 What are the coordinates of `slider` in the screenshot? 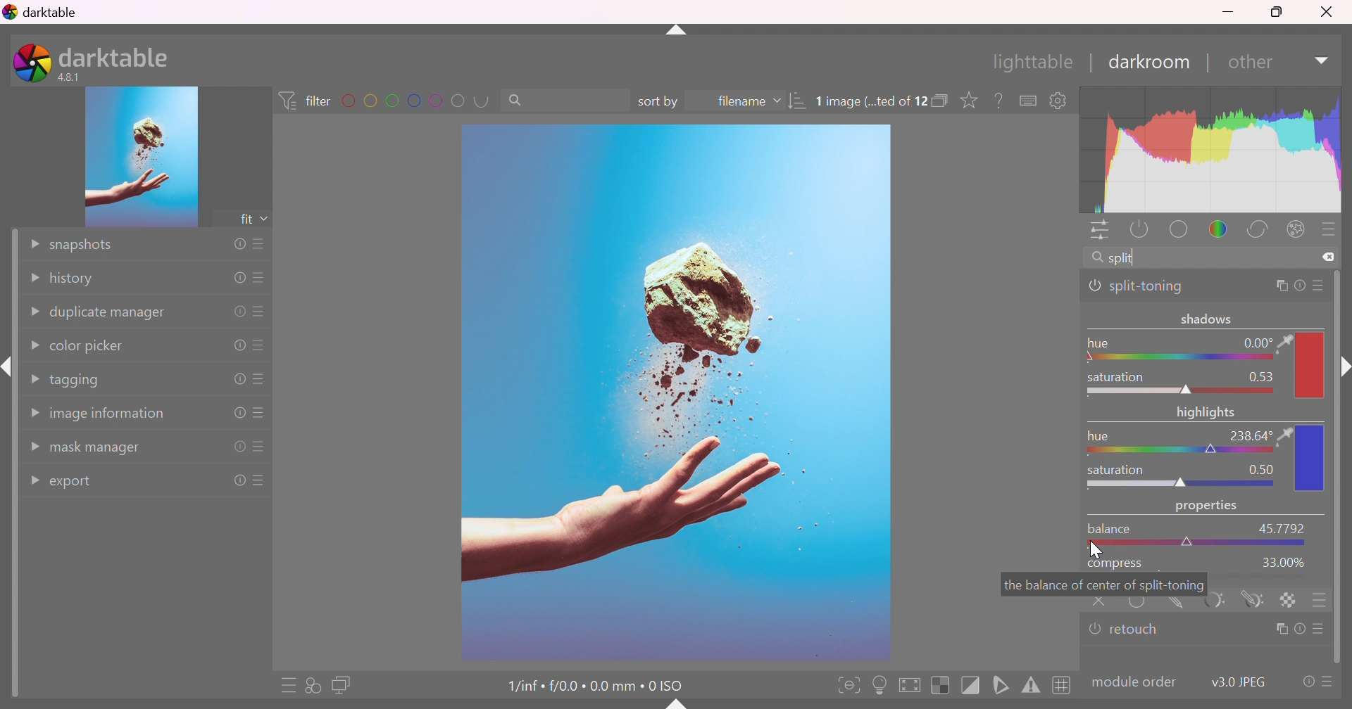 It's located at (1188, 452).